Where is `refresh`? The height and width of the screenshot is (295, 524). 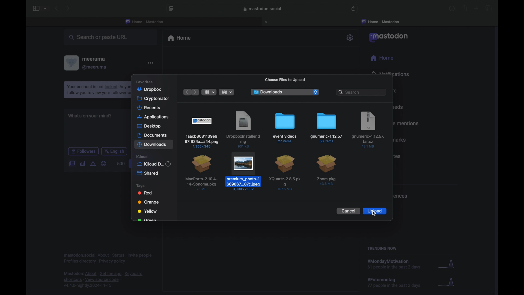 refresh is located at coordinates (354, 9).